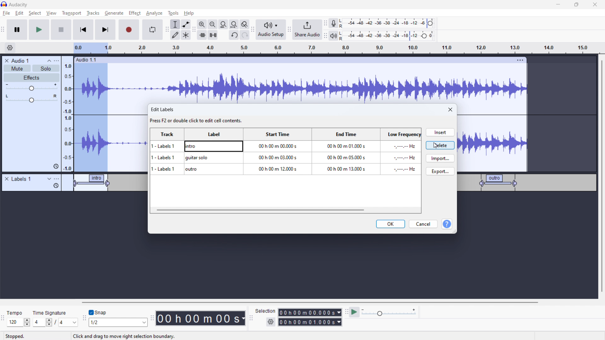  Describe the element at coordinates (75, 212) in the screenshot. I see `timeline` at that location.